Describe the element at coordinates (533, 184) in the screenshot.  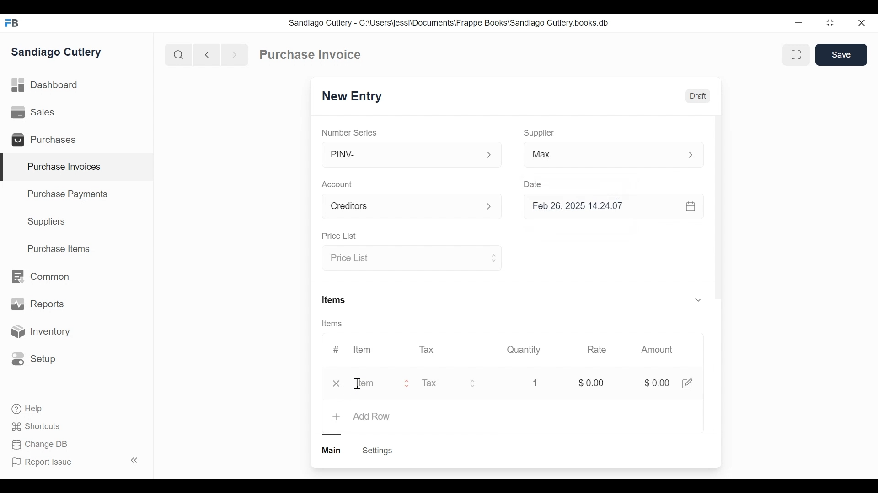
I see `Date` at that location.